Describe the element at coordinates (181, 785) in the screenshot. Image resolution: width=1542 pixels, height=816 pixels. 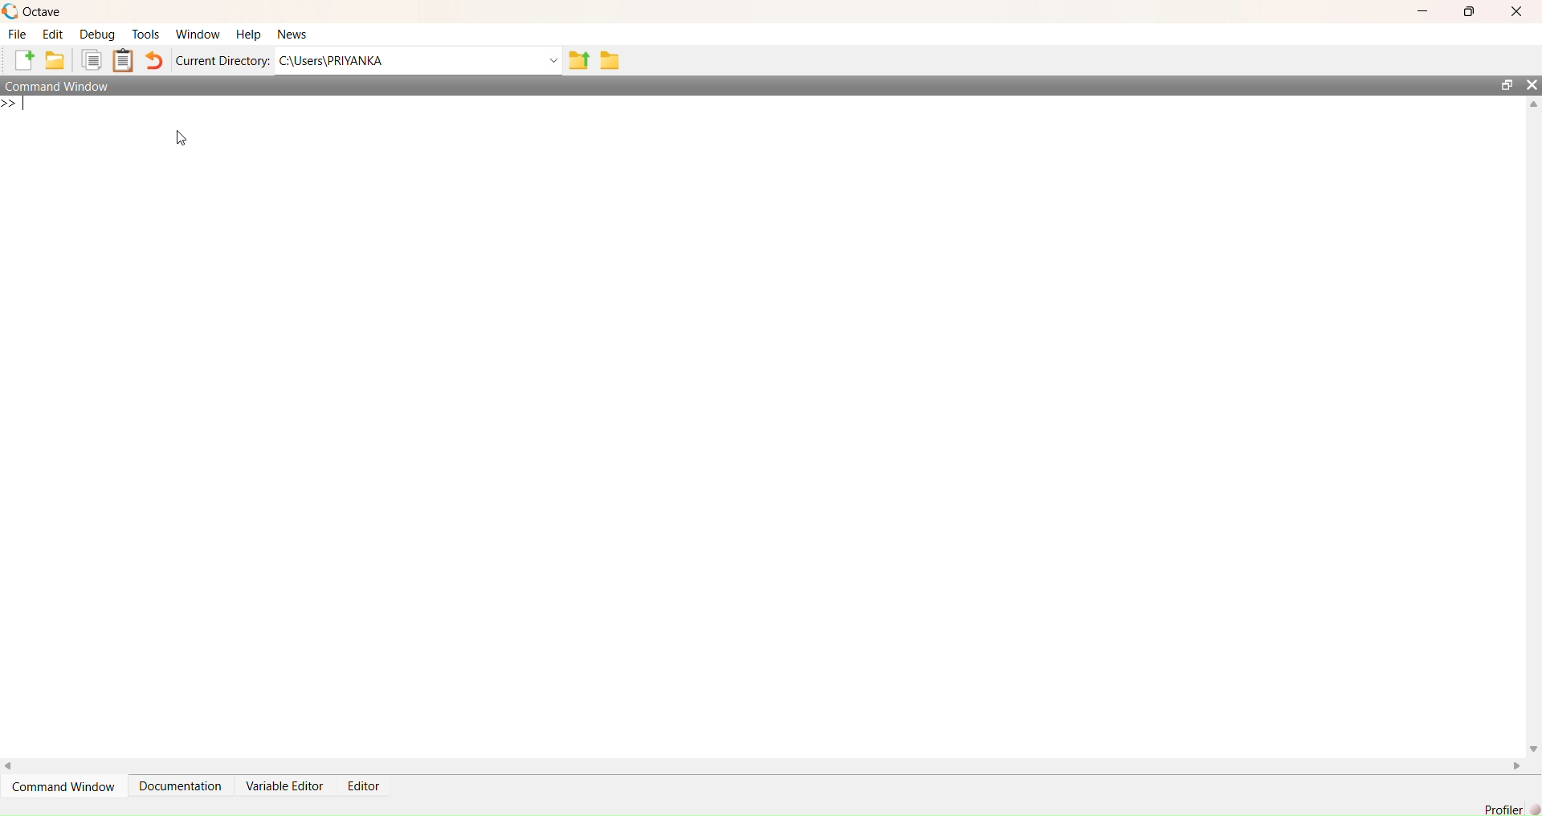
I see `Documentation` at that location.